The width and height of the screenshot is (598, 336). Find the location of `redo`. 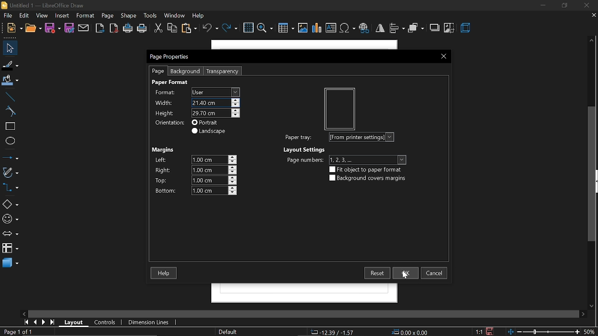

redo is located at coordinates (231, 29).